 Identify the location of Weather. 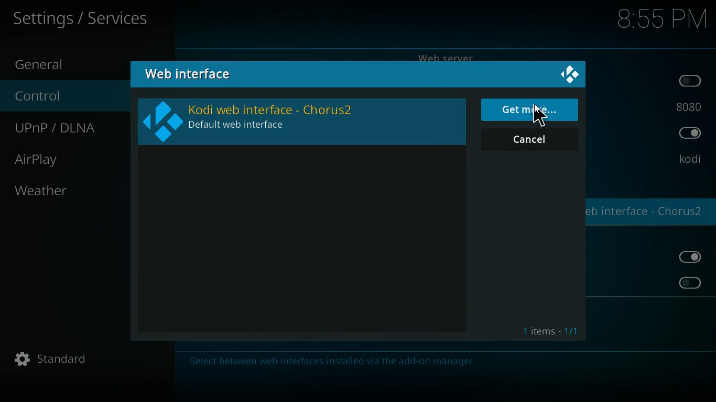
(43, 191).